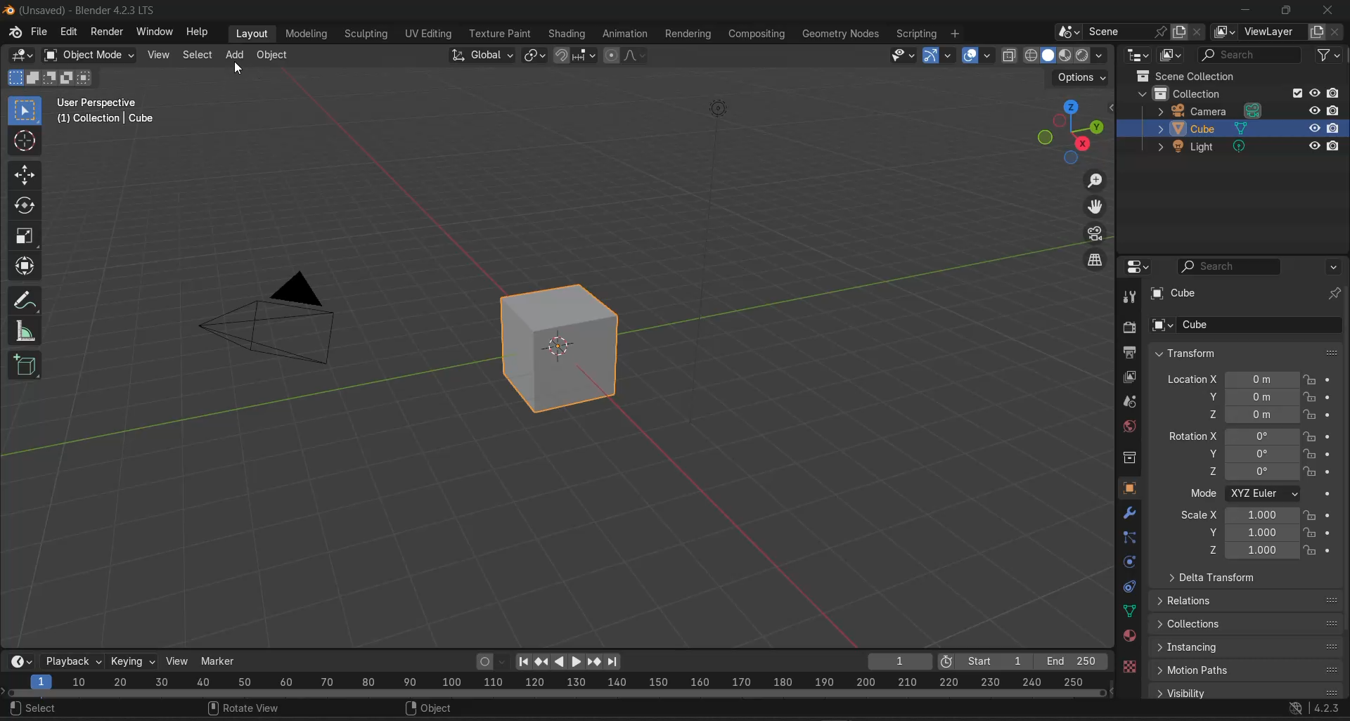 The height and width of the screenshot is (721, 1350). Describe the element at coordinates (17, 55) in the screenshot. I see `editor type` at that location.